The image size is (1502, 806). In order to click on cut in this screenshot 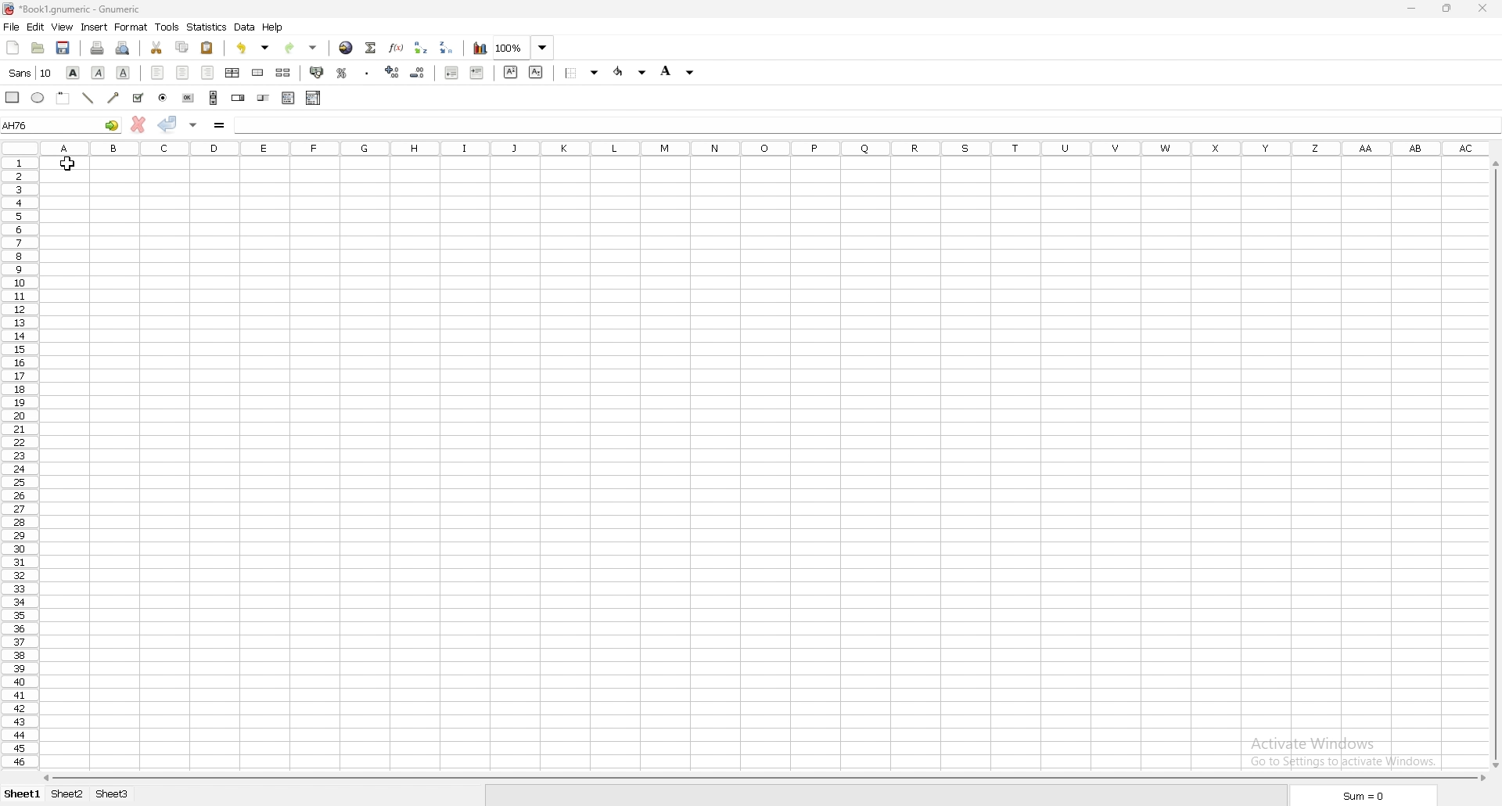, I will do `click(157, 47)`.